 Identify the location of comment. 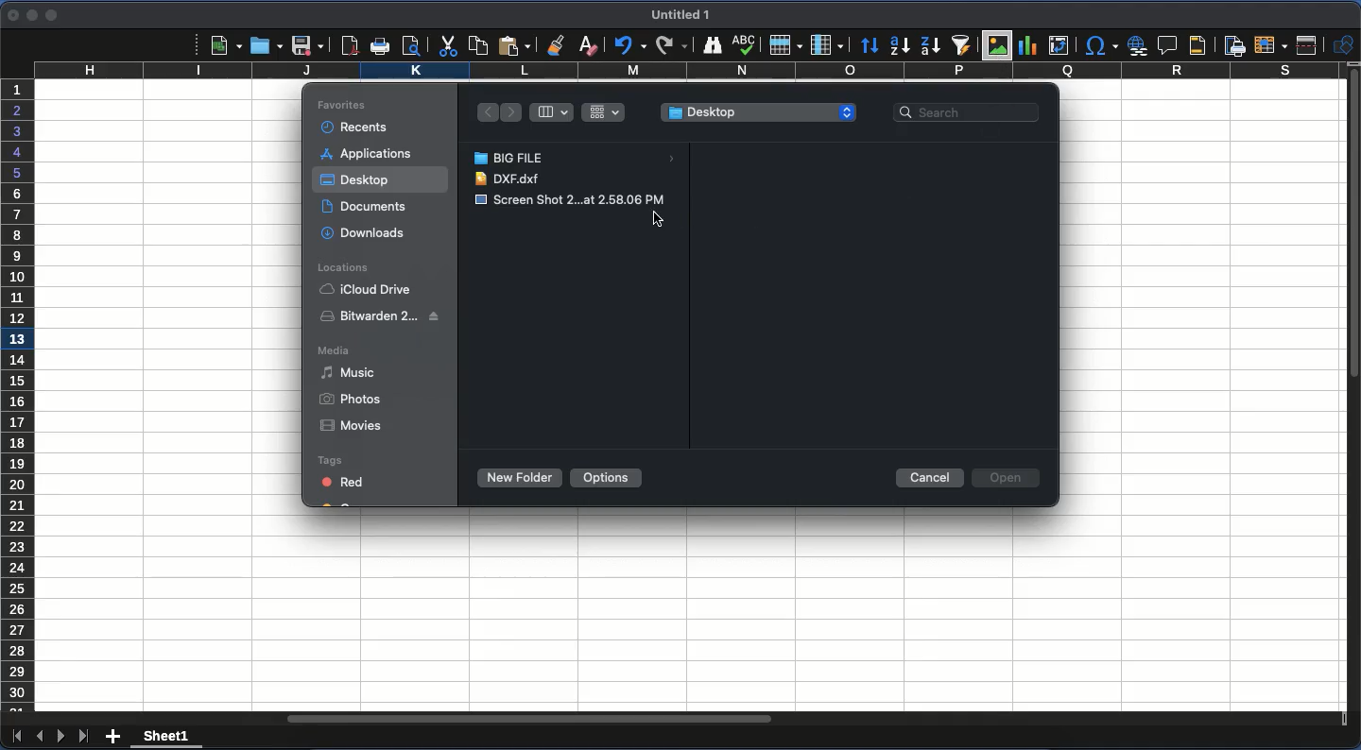
(1168, 45).